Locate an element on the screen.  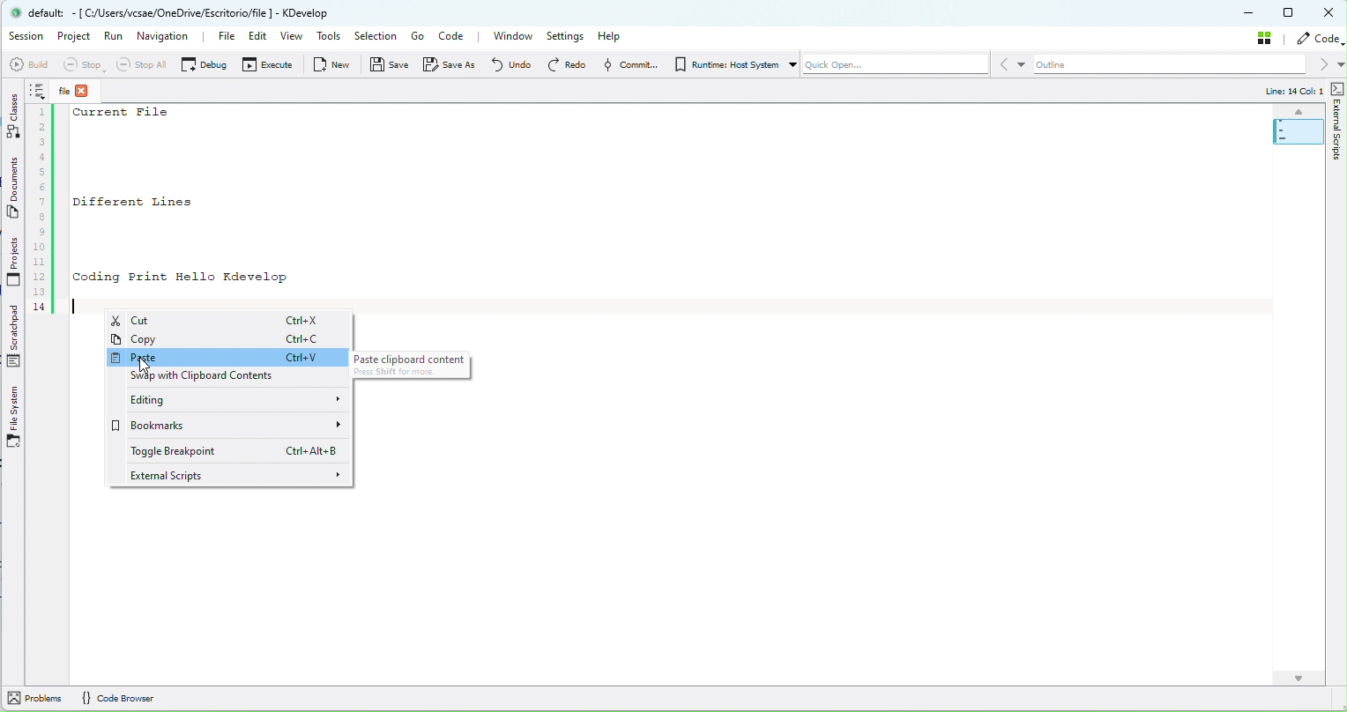
Quick Open is located at coordinates (888, 67).